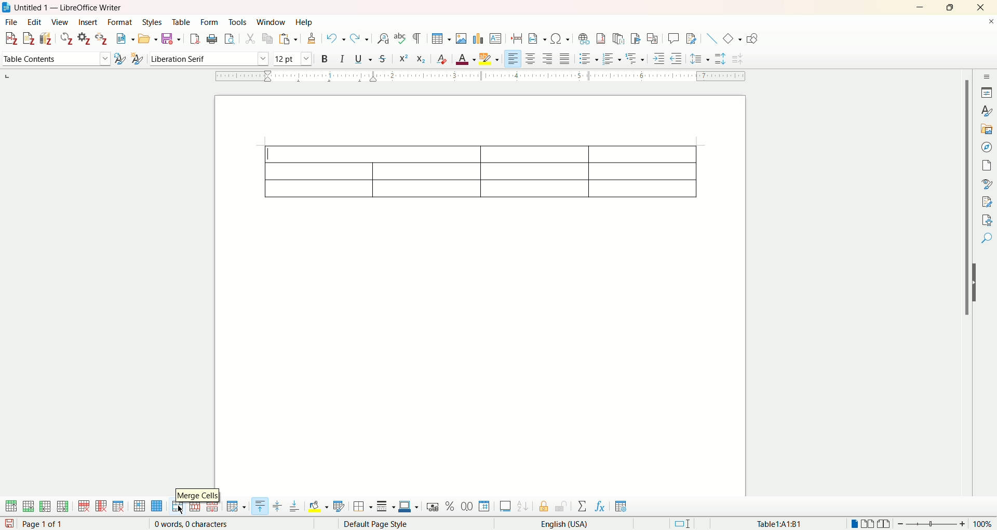  Describe the element at coordinates (420, 38) in the screenshot. I see `formatting marks` at that location.